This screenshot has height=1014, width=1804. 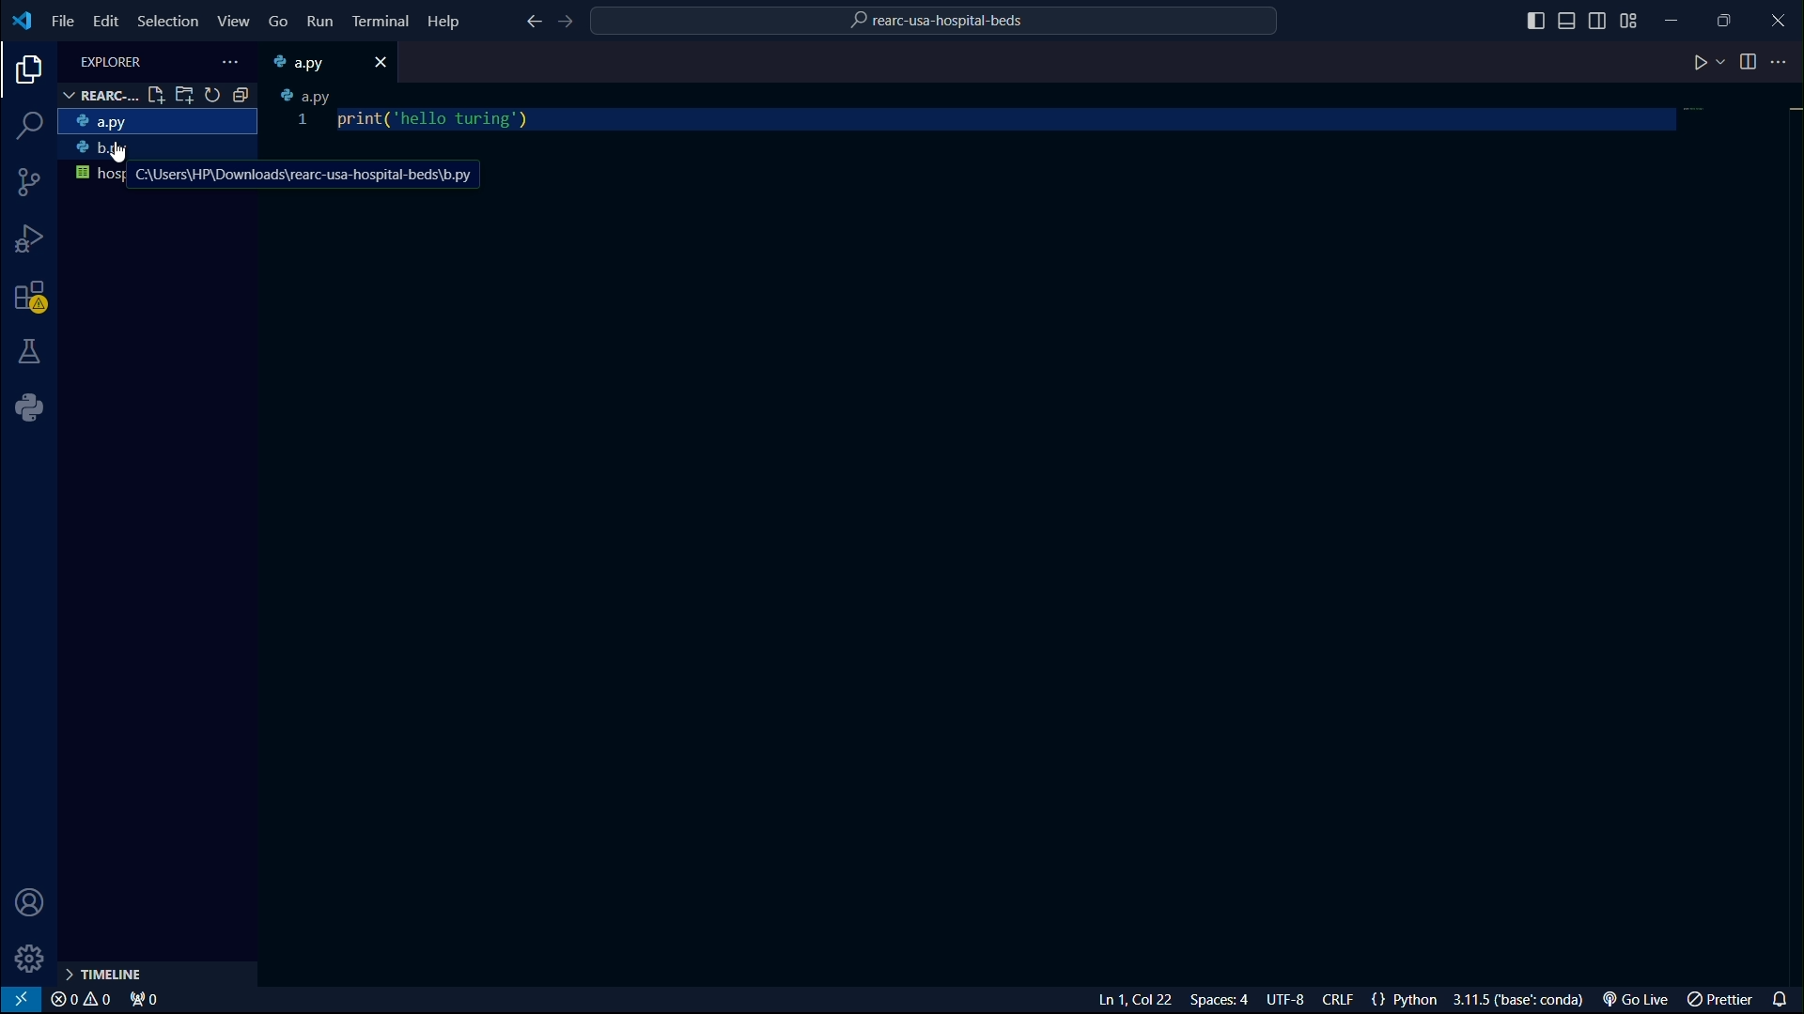 I want to click on problems, so click(x=83, y=1000).